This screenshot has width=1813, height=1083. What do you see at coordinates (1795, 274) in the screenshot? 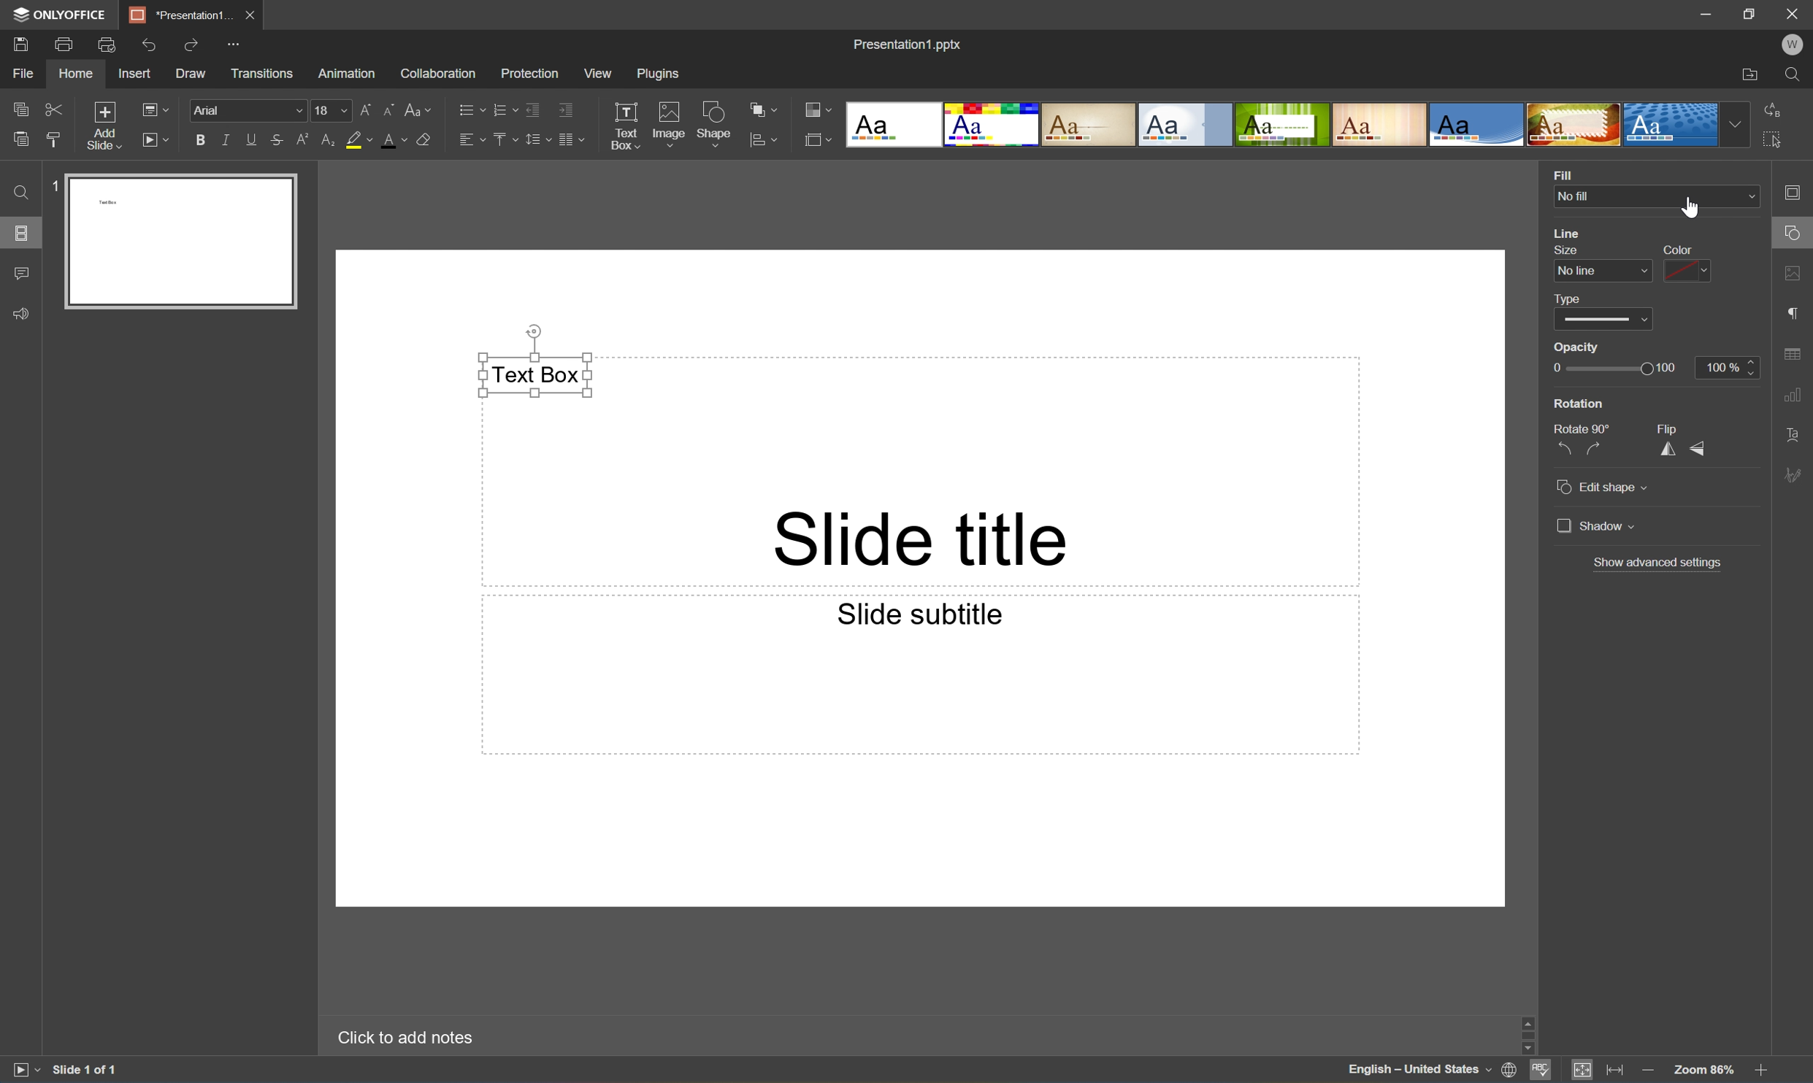
I see `Image settings` at bounding box center [1795, 274].